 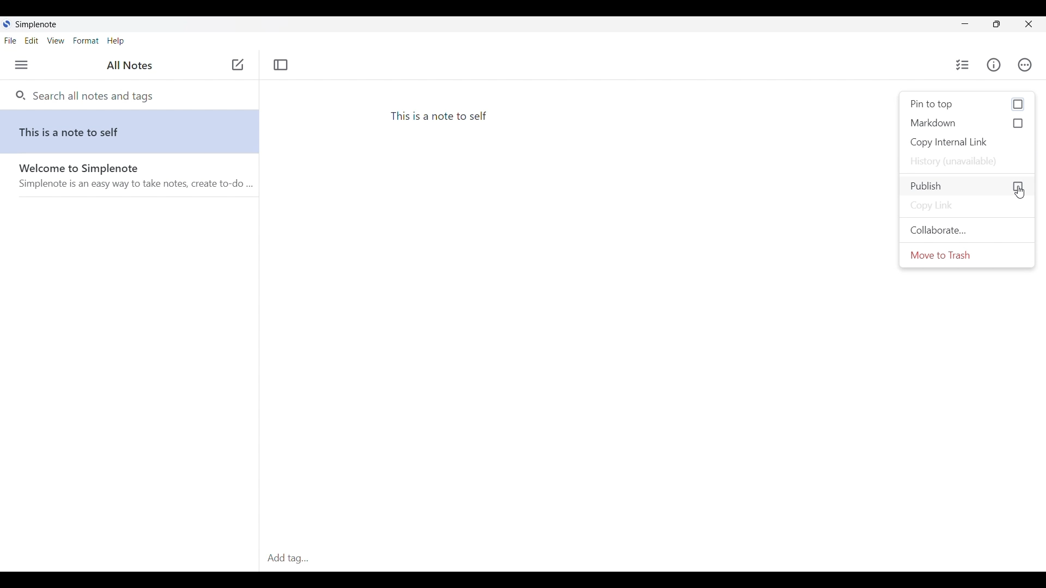 I want to click on Add tag, so click(x=292, y=559).